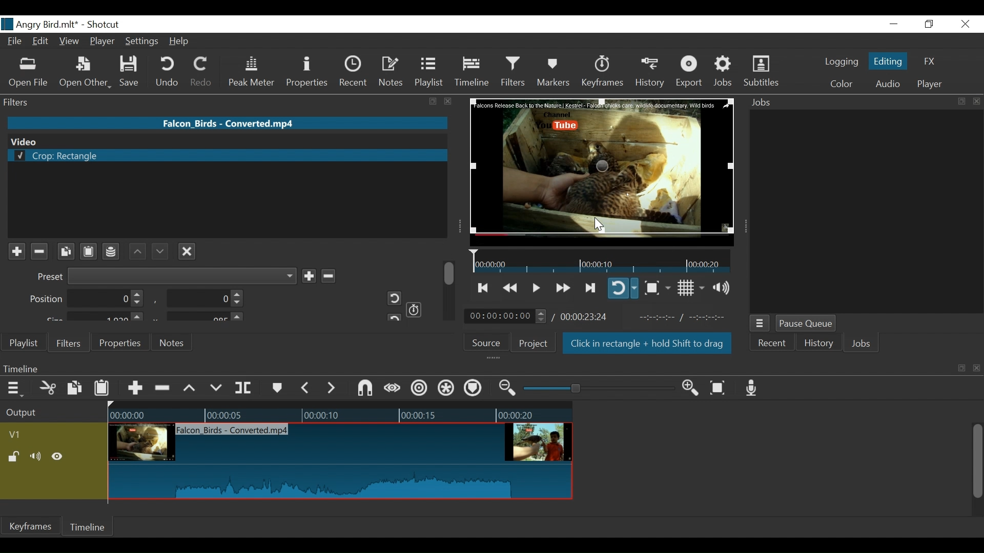 The height and width of the screenshot is (553, 984). What do you see at coordinates (208, 101) in the screenshot?
I see `filters` at bounding box center [208, 101].